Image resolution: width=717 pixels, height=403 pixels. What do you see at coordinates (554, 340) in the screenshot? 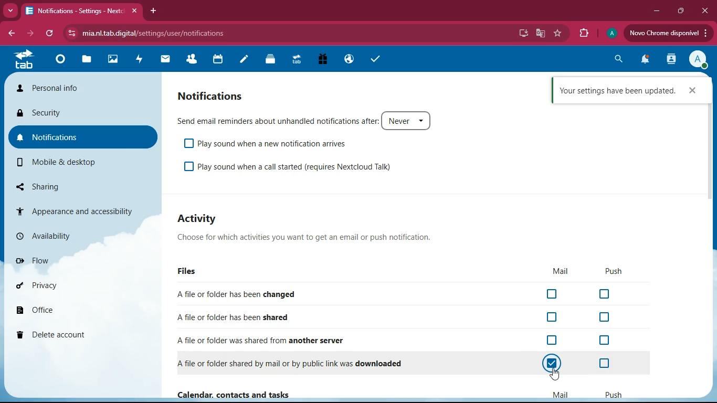
I see `off` at bounding box center [554, 340].